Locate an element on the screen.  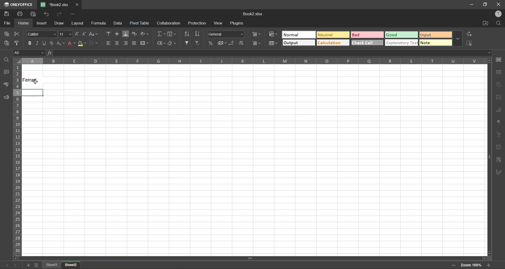
select all is located at coordinates (469, 43).